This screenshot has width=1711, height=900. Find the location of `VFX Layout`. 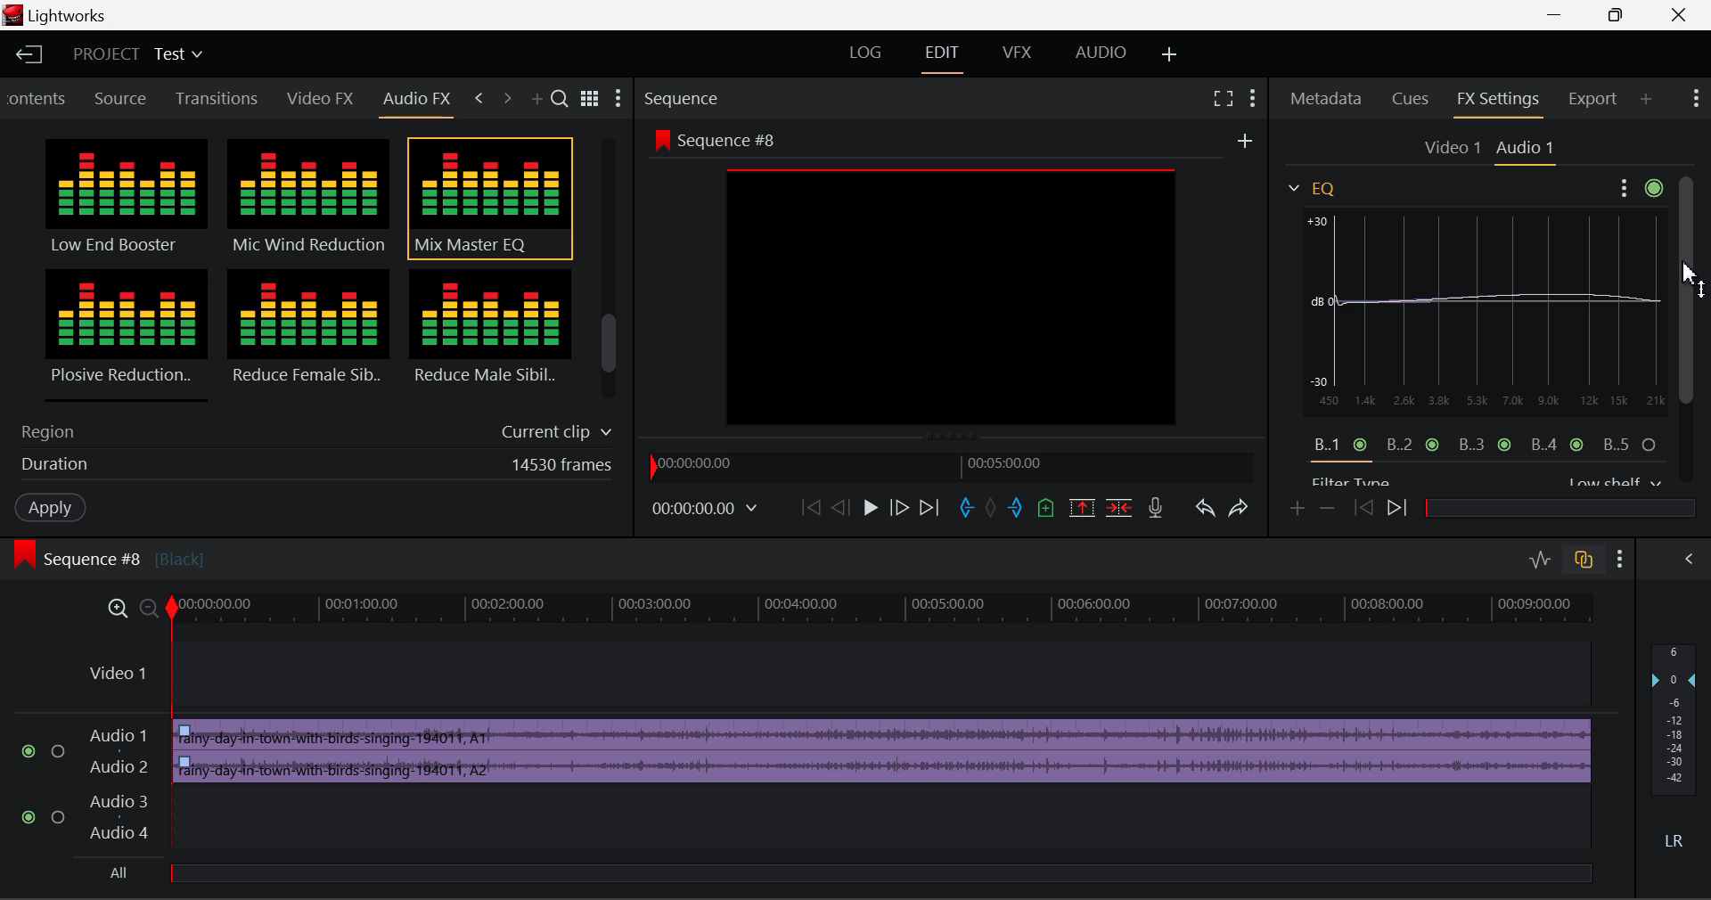

VFX Layout is located at coordinates (1020, 56).